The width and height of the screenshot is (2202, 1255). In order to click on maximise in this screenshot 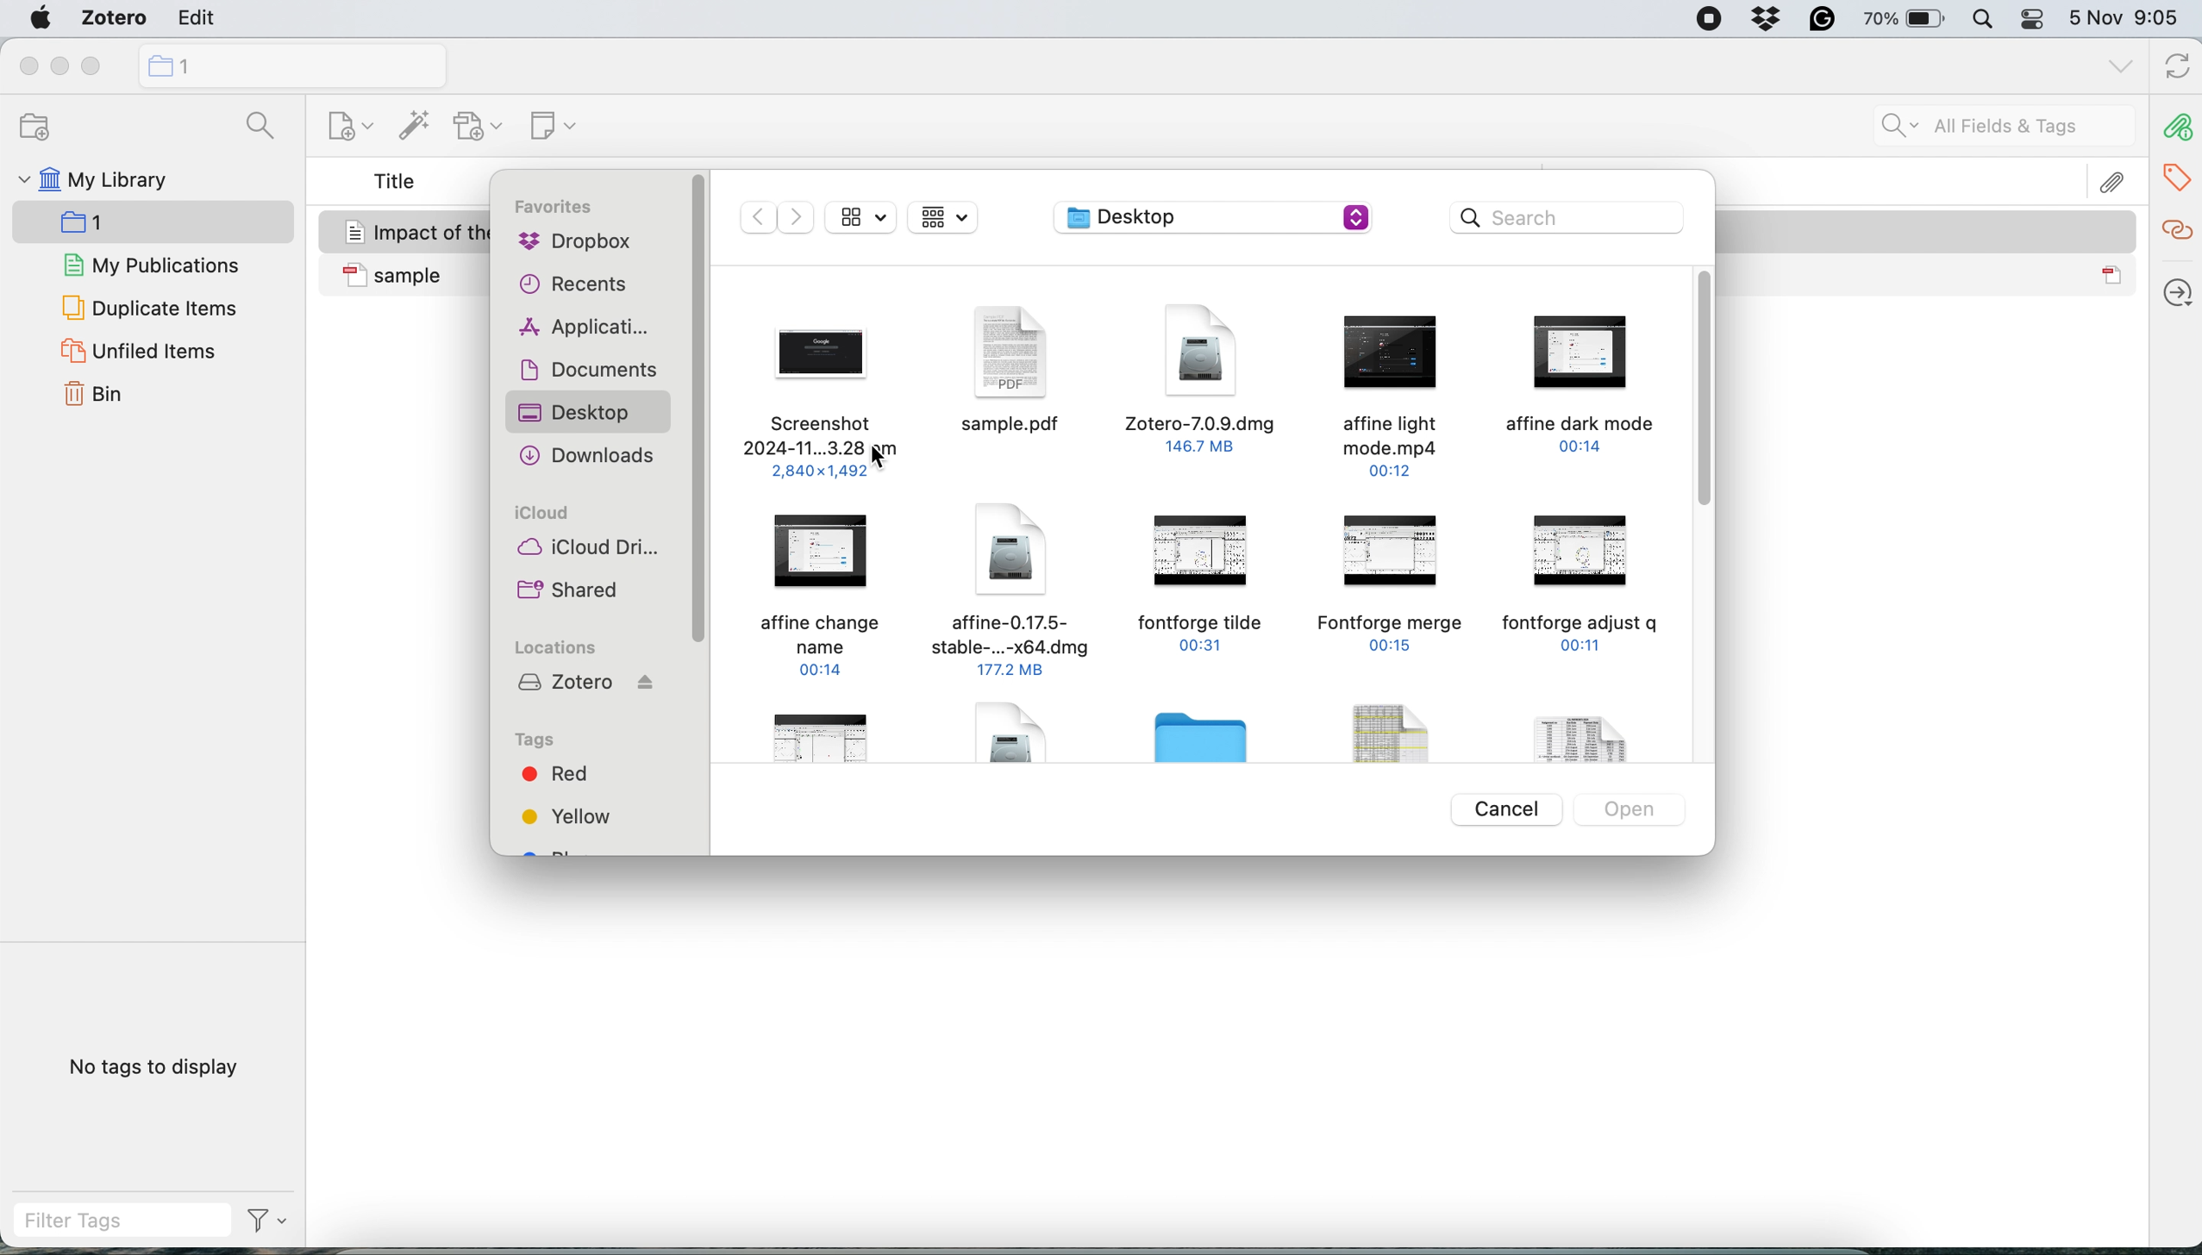, I will do `click(98, 66)`.